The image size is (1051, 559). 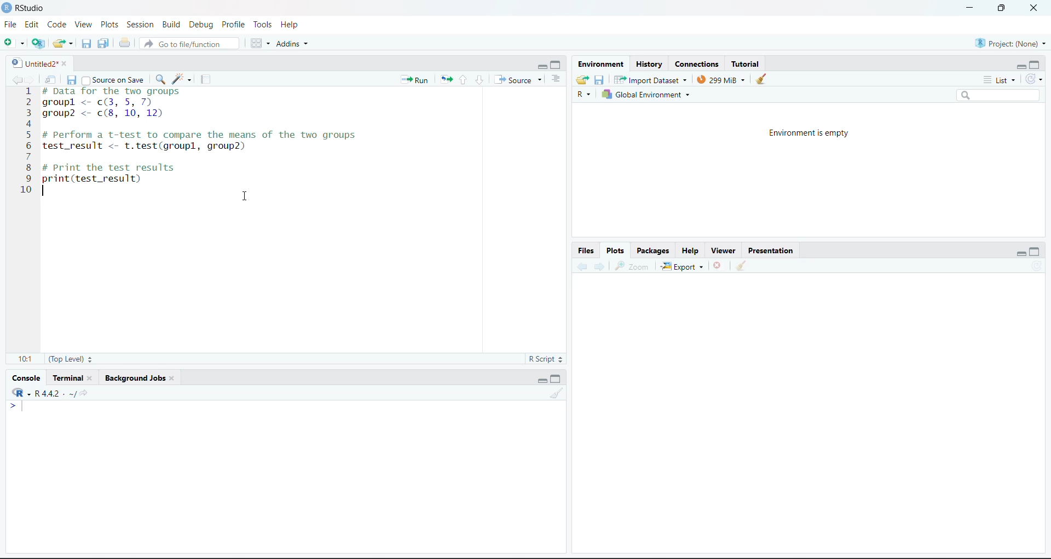 What do you see at coordinates (415, 80) in the screenshot?
I see `Run` at bounding box center [415, 80].